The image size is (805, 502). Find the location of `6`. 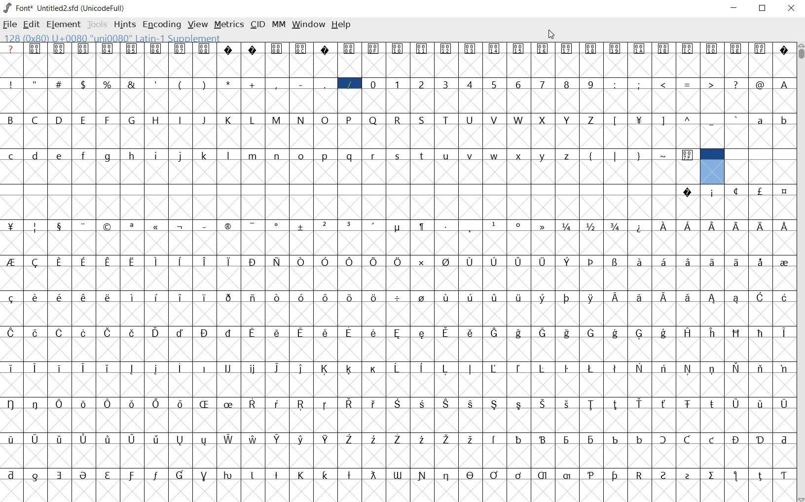

6 is located at coordinates (519, 84).